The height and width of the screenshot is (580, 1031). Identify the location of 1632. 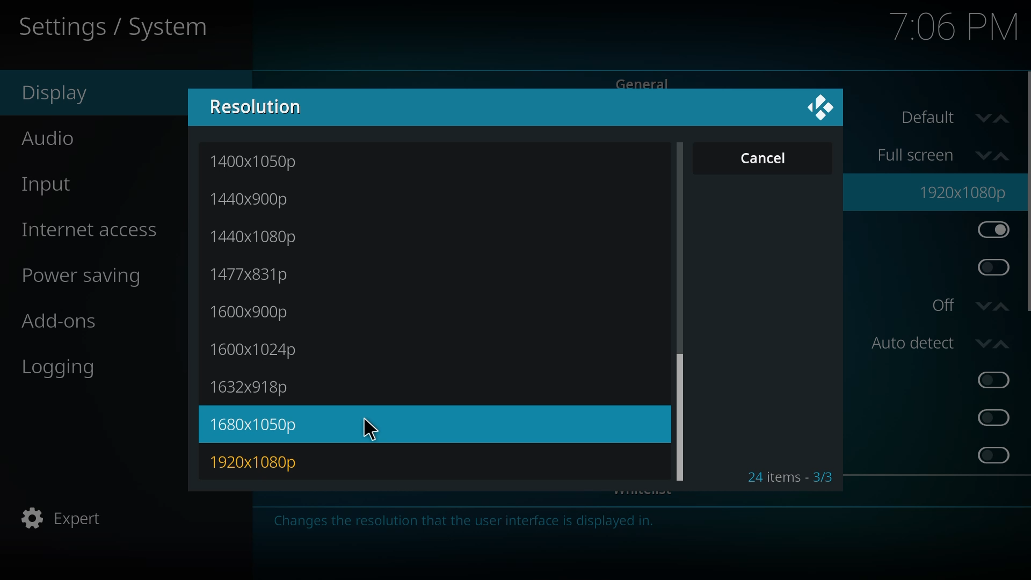
(259, 387).